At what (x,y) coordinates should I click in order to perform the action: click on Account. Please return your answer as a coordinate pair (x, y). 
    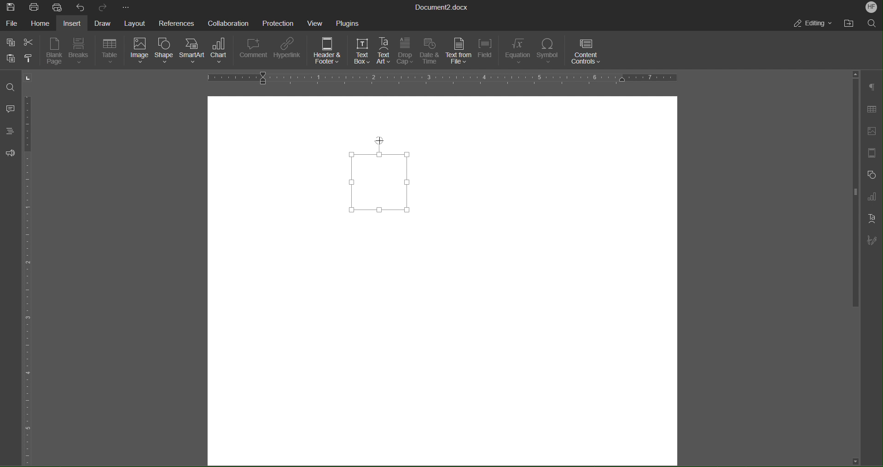
    Looking at the image, I should click on (871, 8).